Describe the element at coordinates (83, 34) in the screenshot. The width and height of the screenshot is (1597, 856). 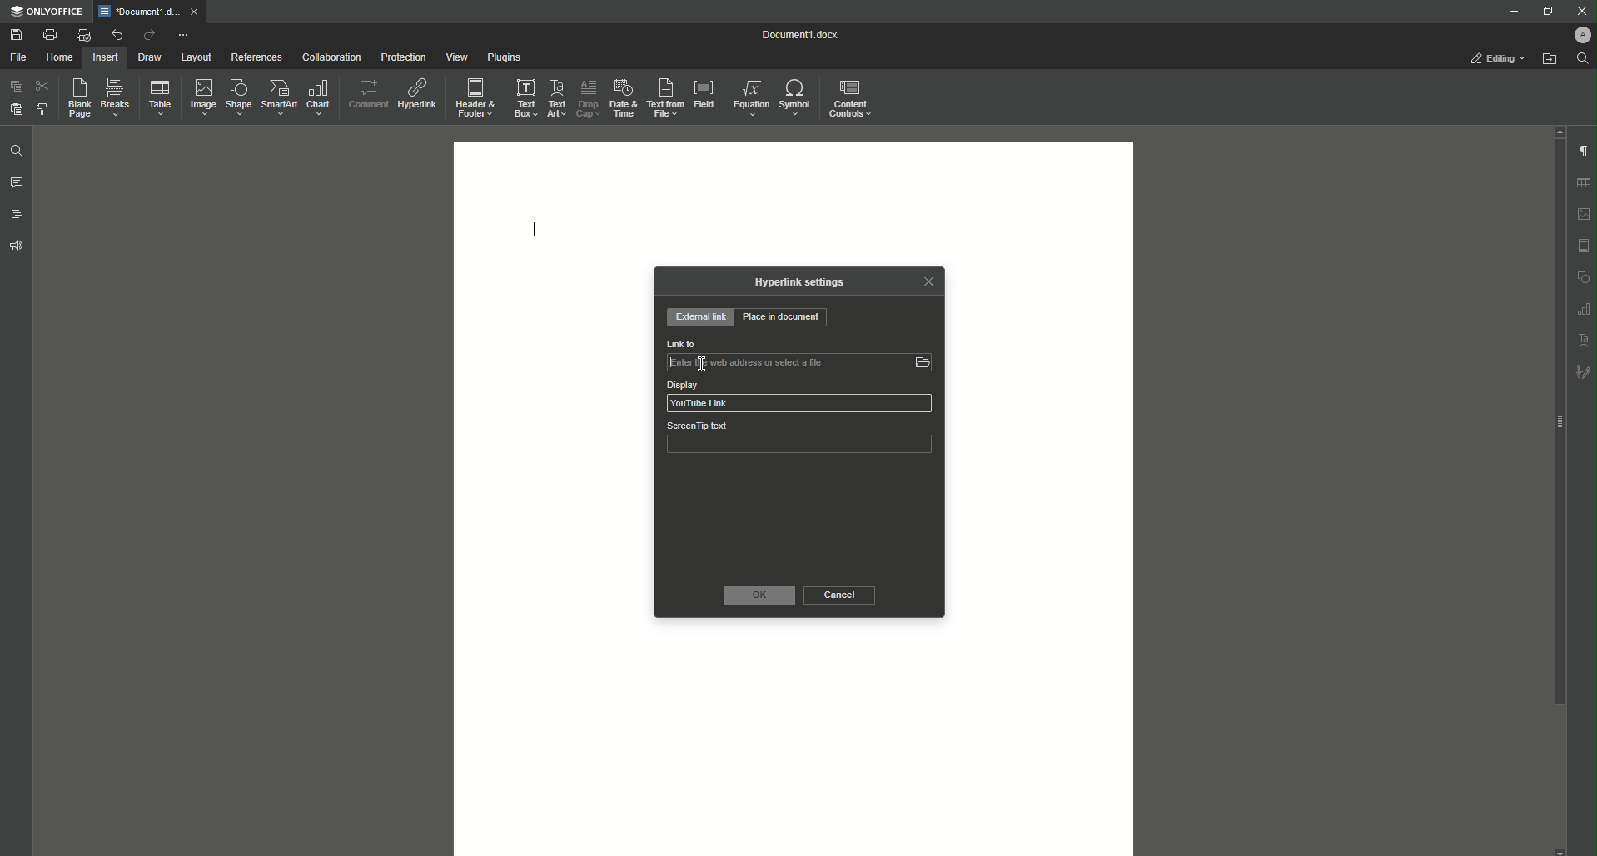
I see `Quick Print` at that location.